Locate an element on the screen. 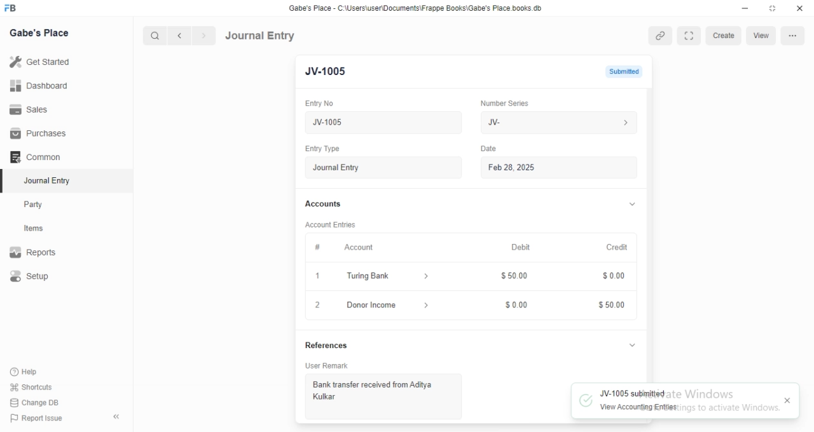 The image size is (814, 432). Credit is located at coordinates (617, 247).